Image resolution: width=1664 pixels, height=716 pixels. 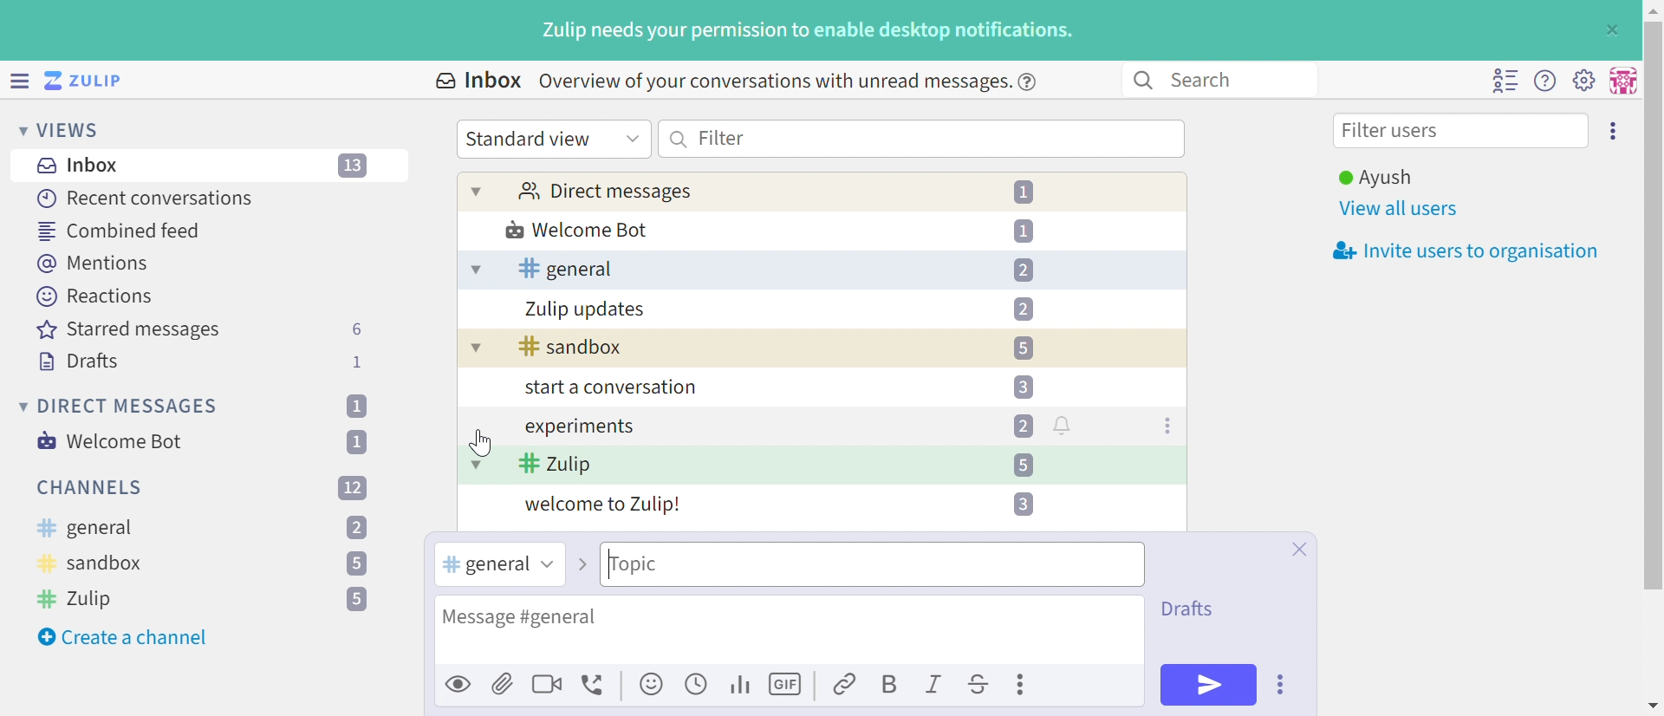 I want to click on Help menu, so click(x=1545, y=81).